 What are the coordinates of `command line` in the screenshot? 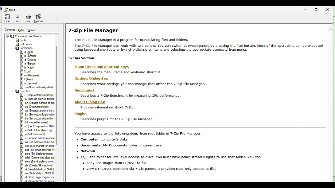 It's located at (24, 36).